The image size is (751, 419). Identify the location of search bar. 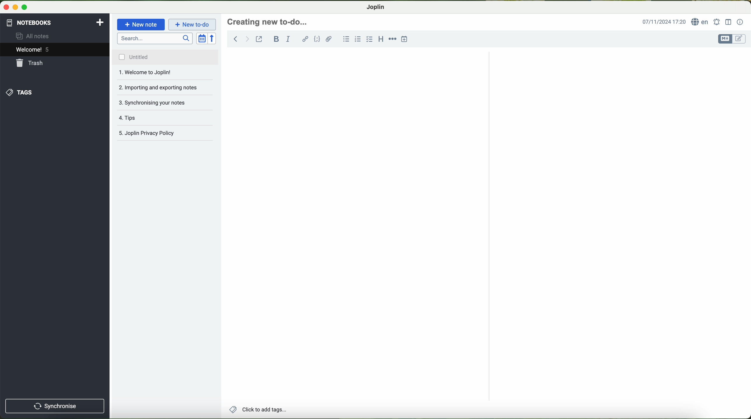
(156, 38).